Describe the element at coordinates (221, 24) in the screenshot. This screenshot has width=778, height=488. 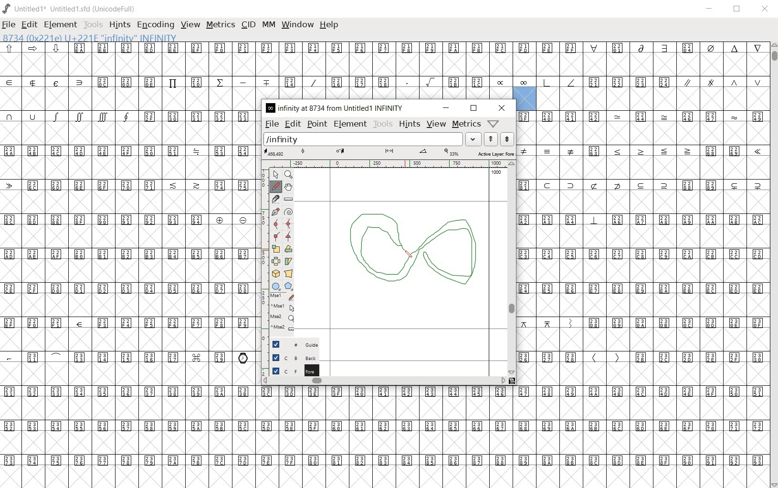
I see `metrics` at that location.